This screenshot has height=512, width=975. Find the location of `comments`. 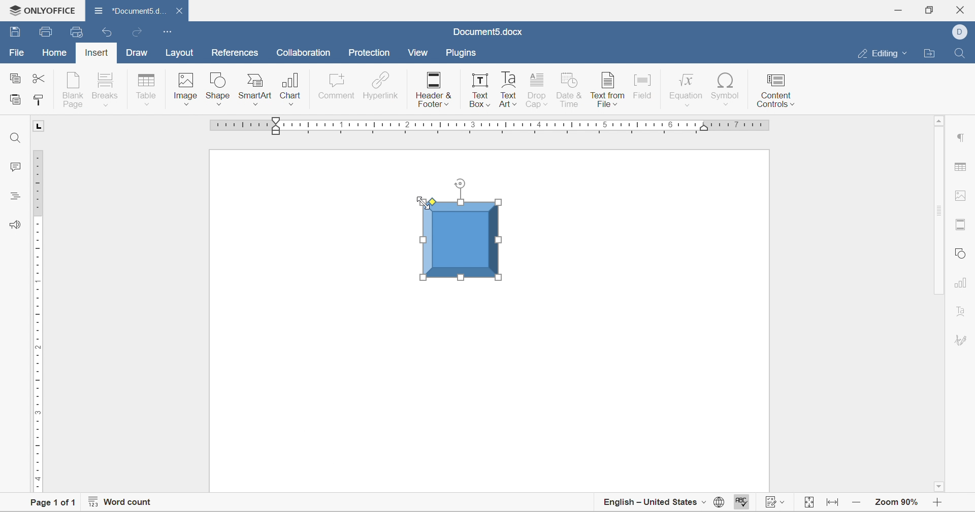

comments is located at coordinates (15, 168).